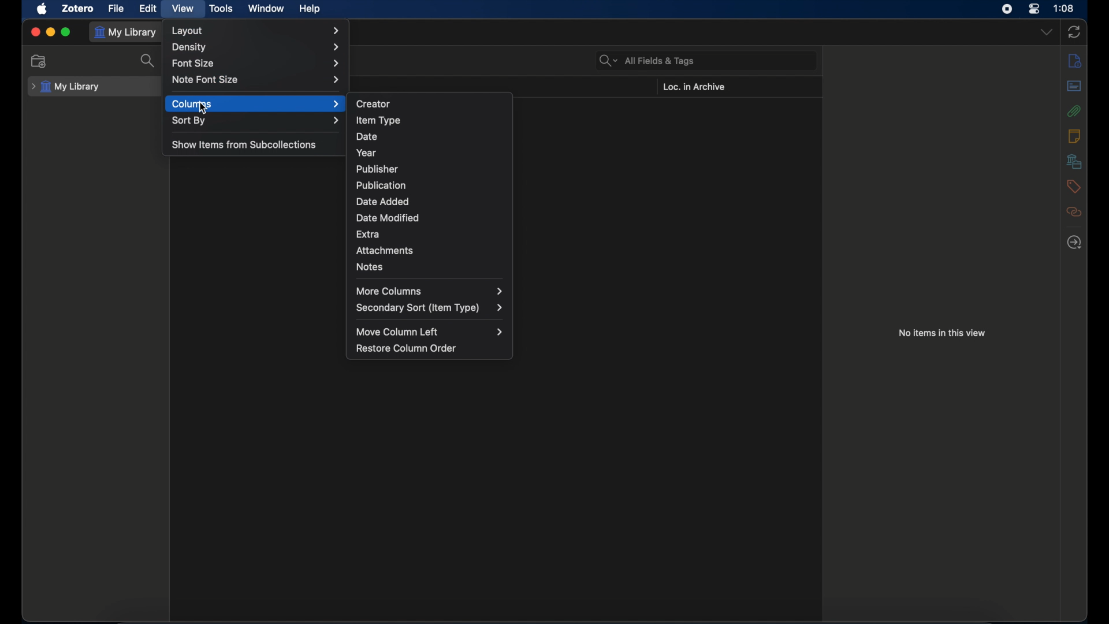 This screenshot has width=1109, height=624. I want to click on related, so click(1075, 211).